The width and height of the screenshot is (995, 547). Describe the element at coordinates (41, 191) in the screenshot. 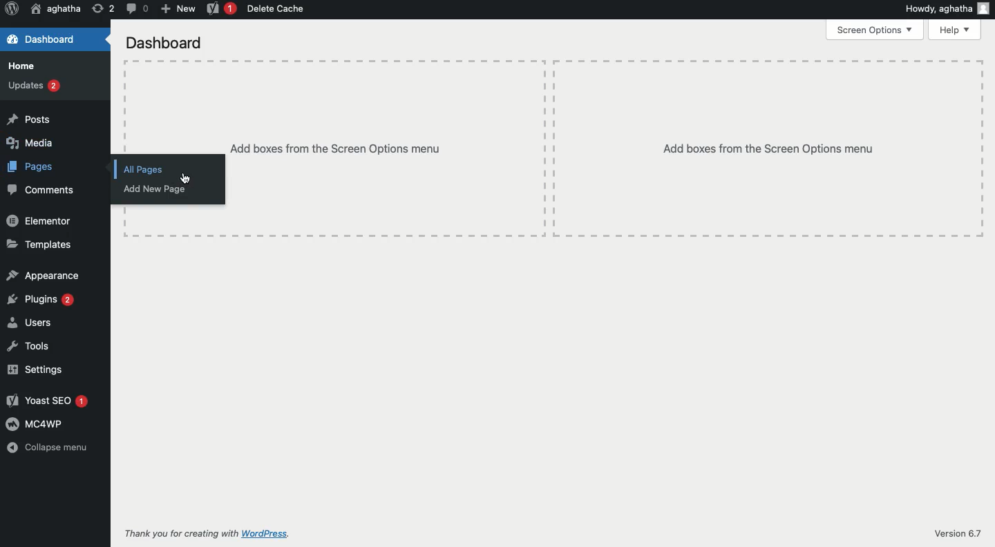

I see `Comments` at that location.